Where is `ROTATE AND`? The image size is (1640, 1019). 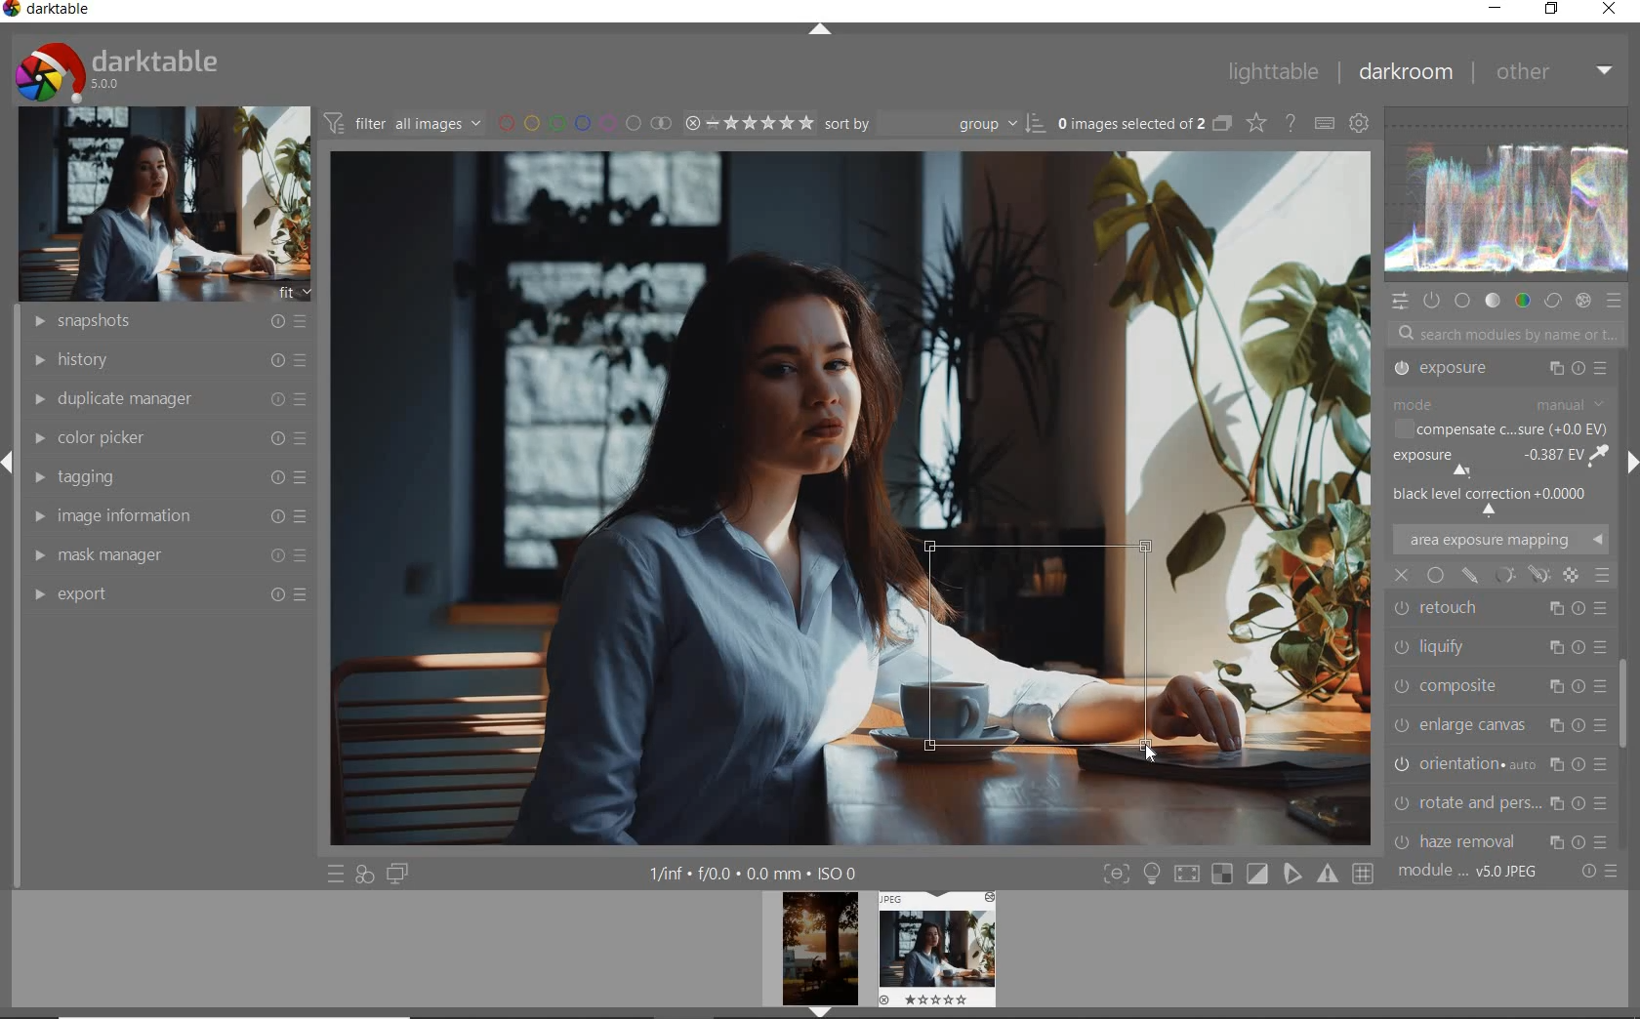
ROTATE AND is located at coordinates (1496, 683).